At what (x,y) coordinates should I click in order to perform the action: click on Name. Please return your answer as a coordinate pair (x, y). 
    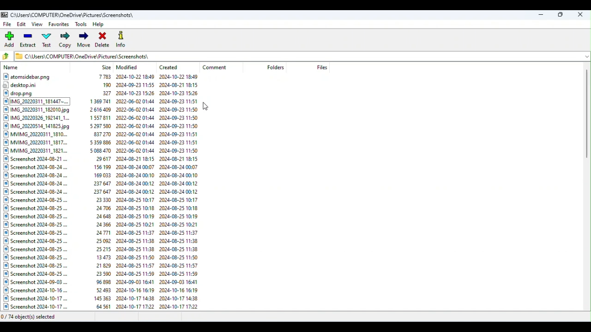
    Looking at the image, I should click on (12, 68).